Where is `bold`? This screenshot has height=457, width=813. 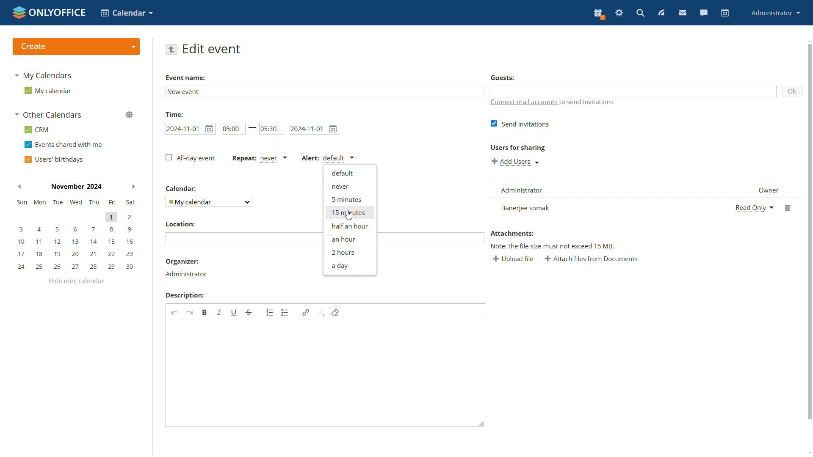 bold is located at coordinates (205, 312).